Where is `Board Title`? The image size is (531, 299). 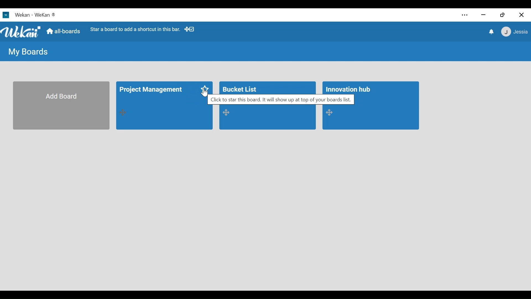 Board Title is located at coordinates (152, 91).